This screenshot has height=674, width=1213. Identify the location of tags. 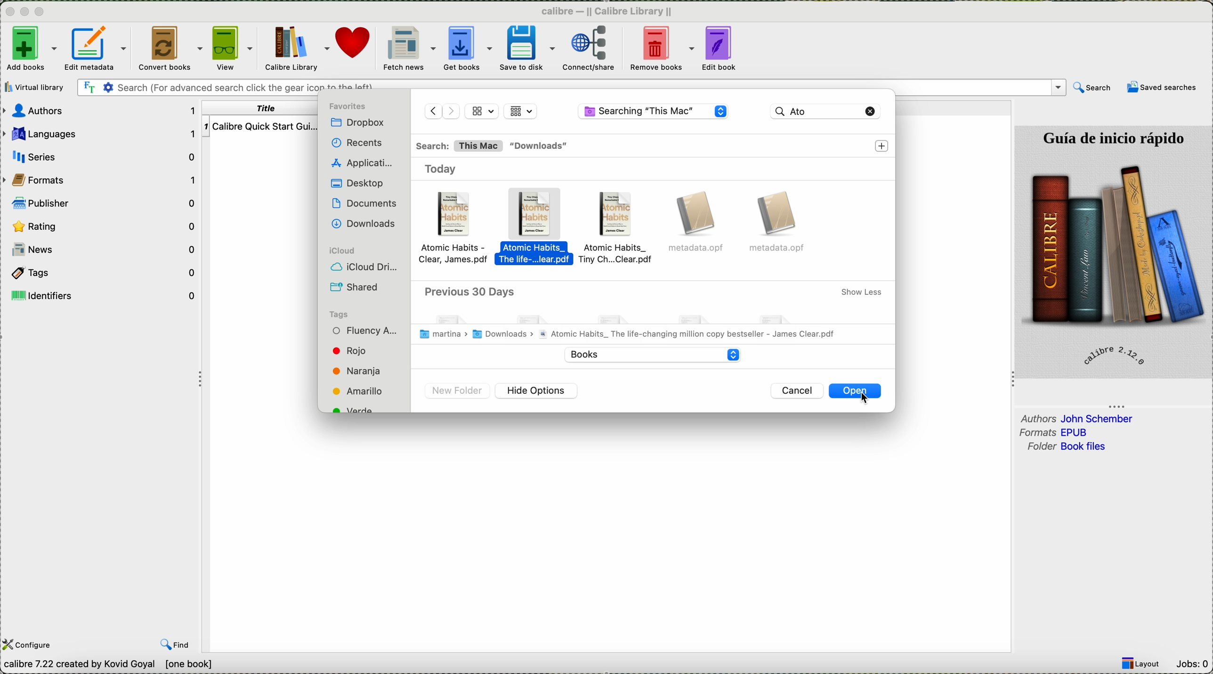
(365, 368).